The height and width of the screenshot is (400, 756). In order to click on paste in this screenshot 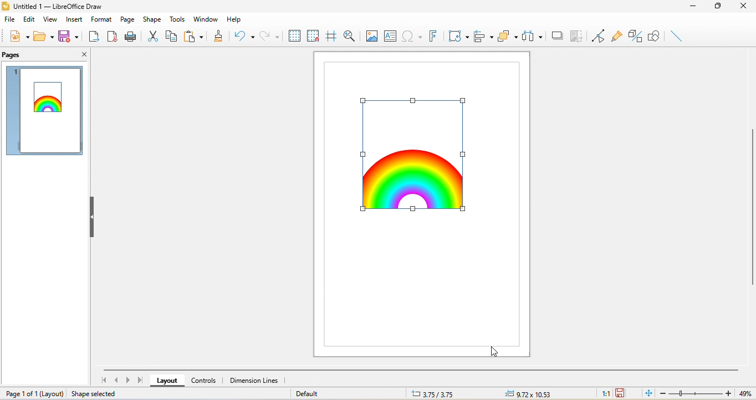, I will do `click(194, 34)`.